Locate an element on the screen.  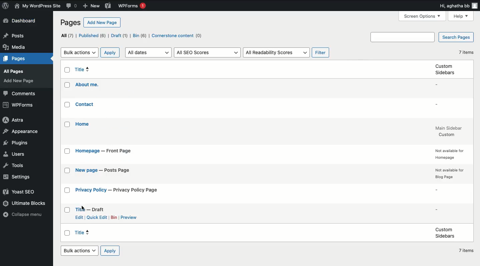
Posts is located at coordinates (13, 36).